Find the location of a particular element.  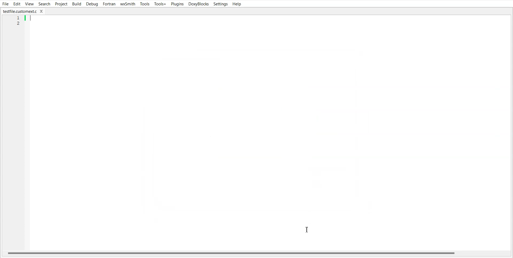

Debug is located at coordinates (92, 4).